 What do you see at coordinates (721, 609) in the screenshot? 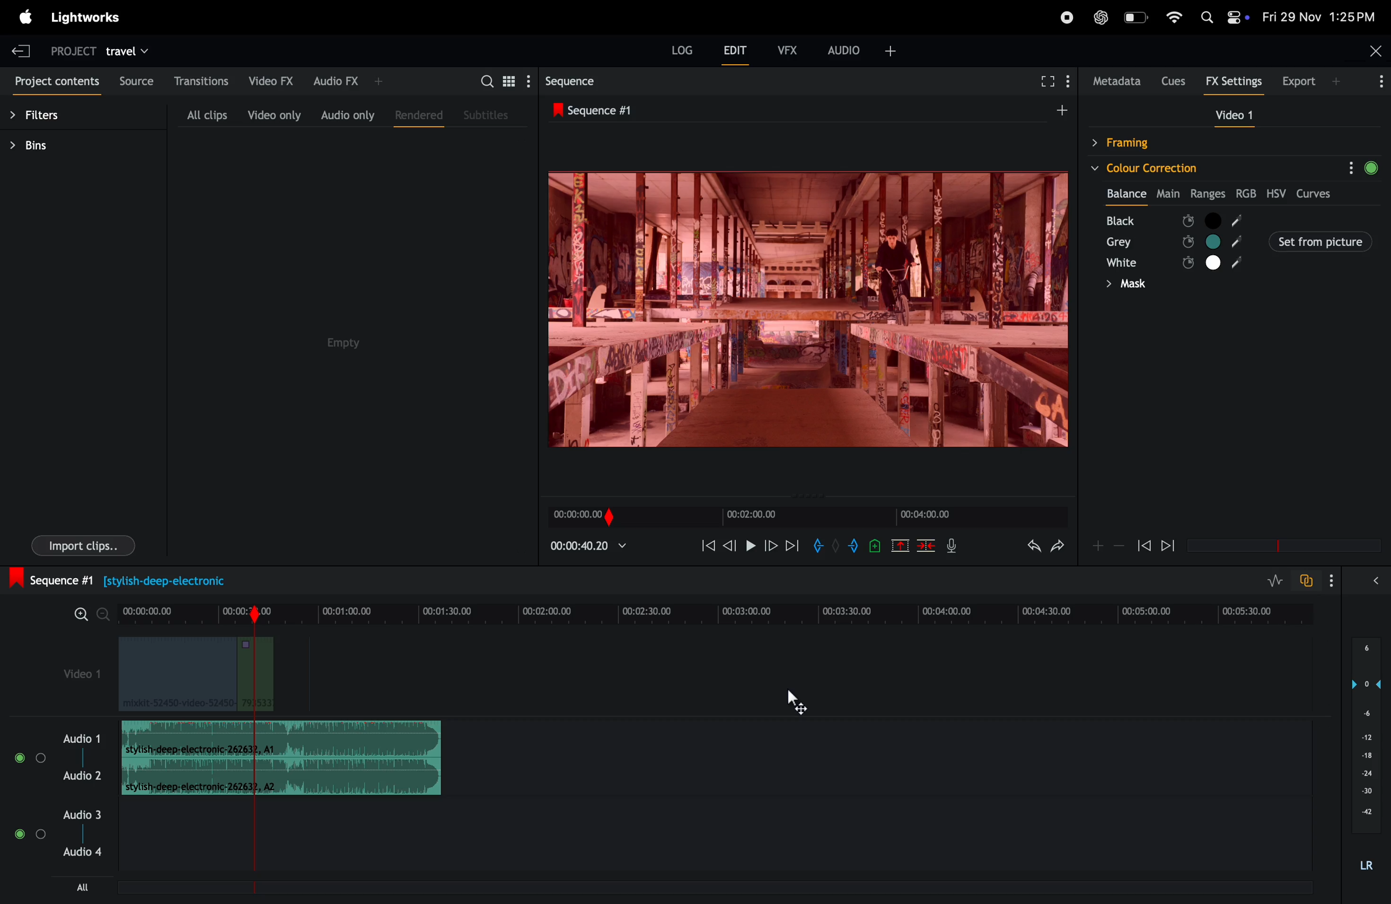
I see `time frame` at bounding box center [721, 609].